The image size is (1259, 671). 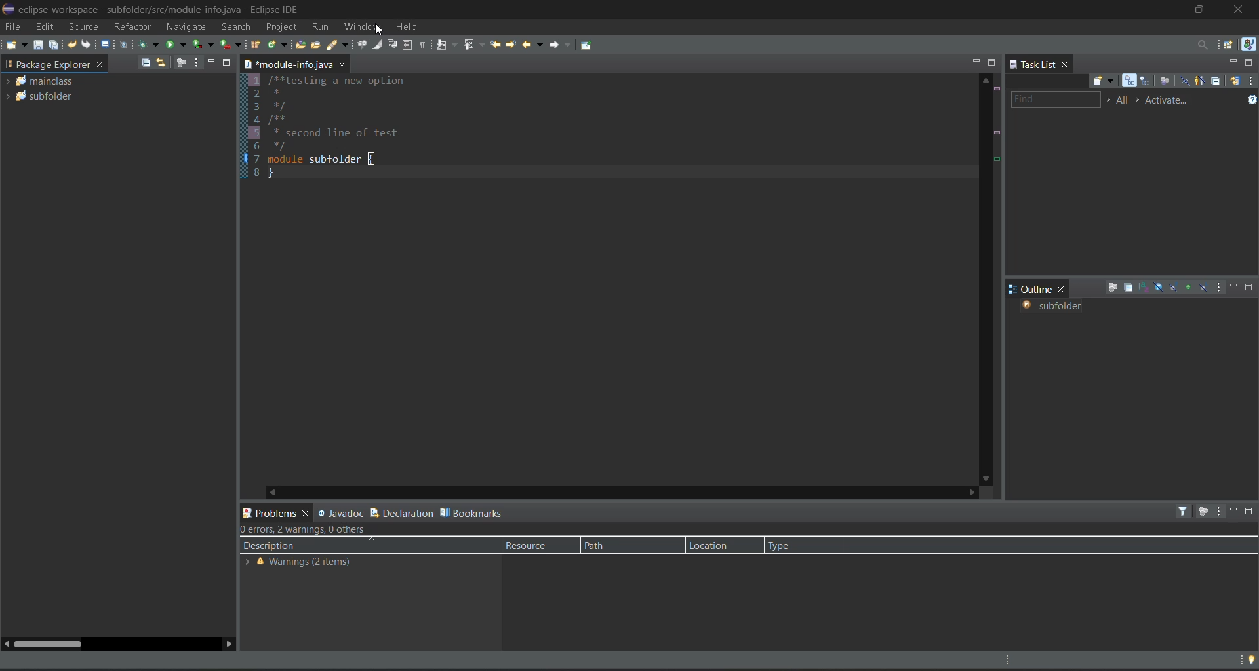 I want to click on help, so click(x=406, y=28).